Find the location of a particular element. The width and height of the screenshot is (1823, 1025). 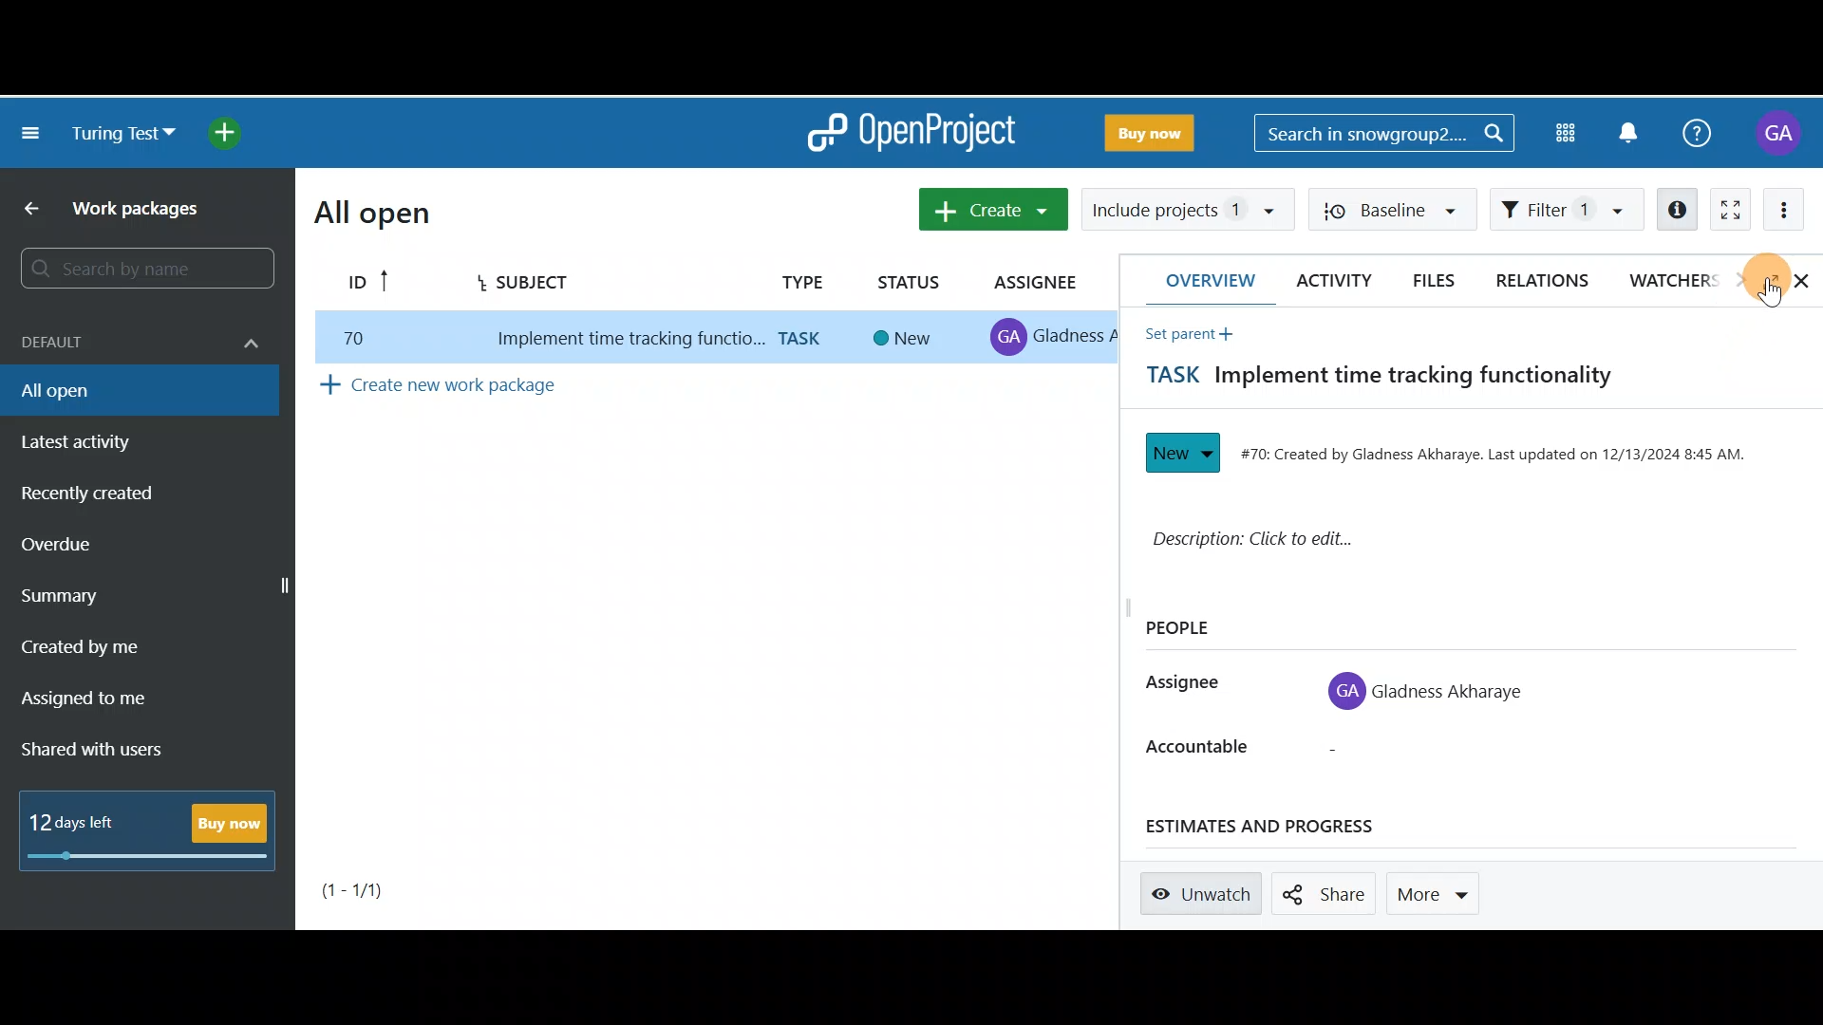

Buy Now is located at coordinates (1146, 129).